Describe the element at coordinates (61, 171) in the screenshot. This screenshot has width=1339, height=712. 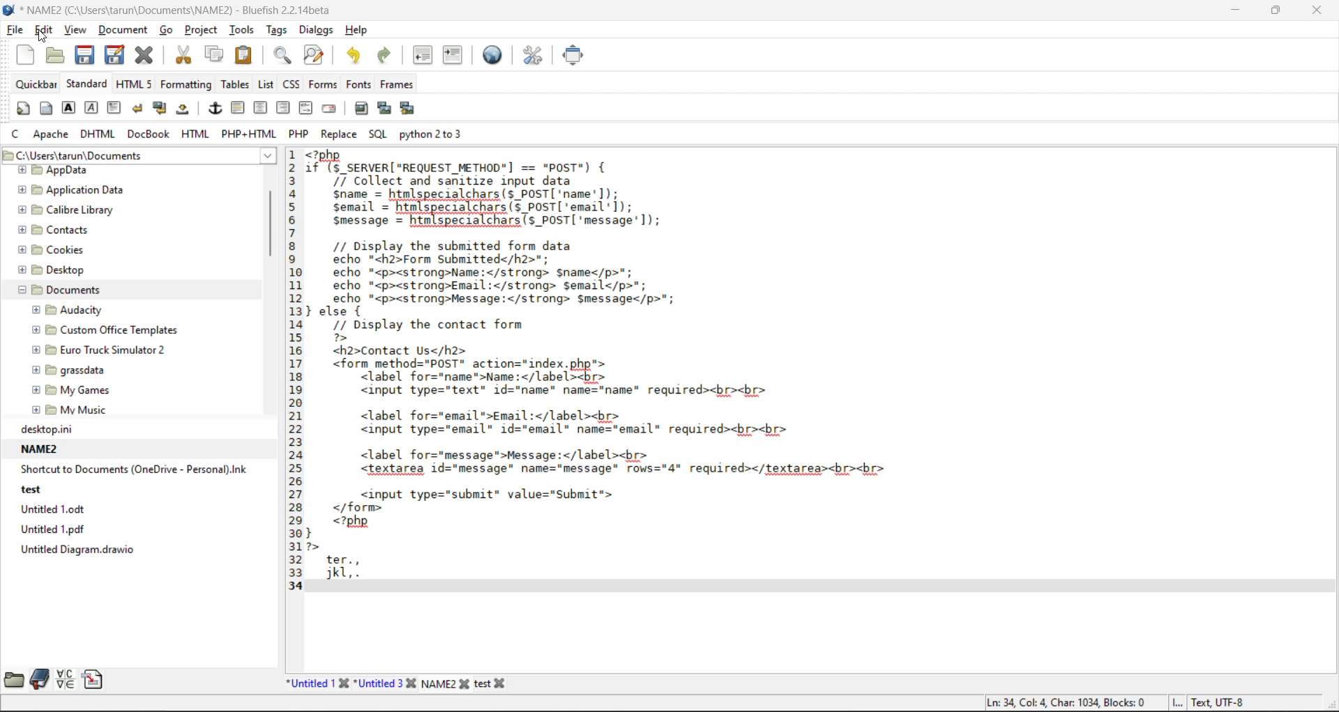
I see `appdata` at that location.